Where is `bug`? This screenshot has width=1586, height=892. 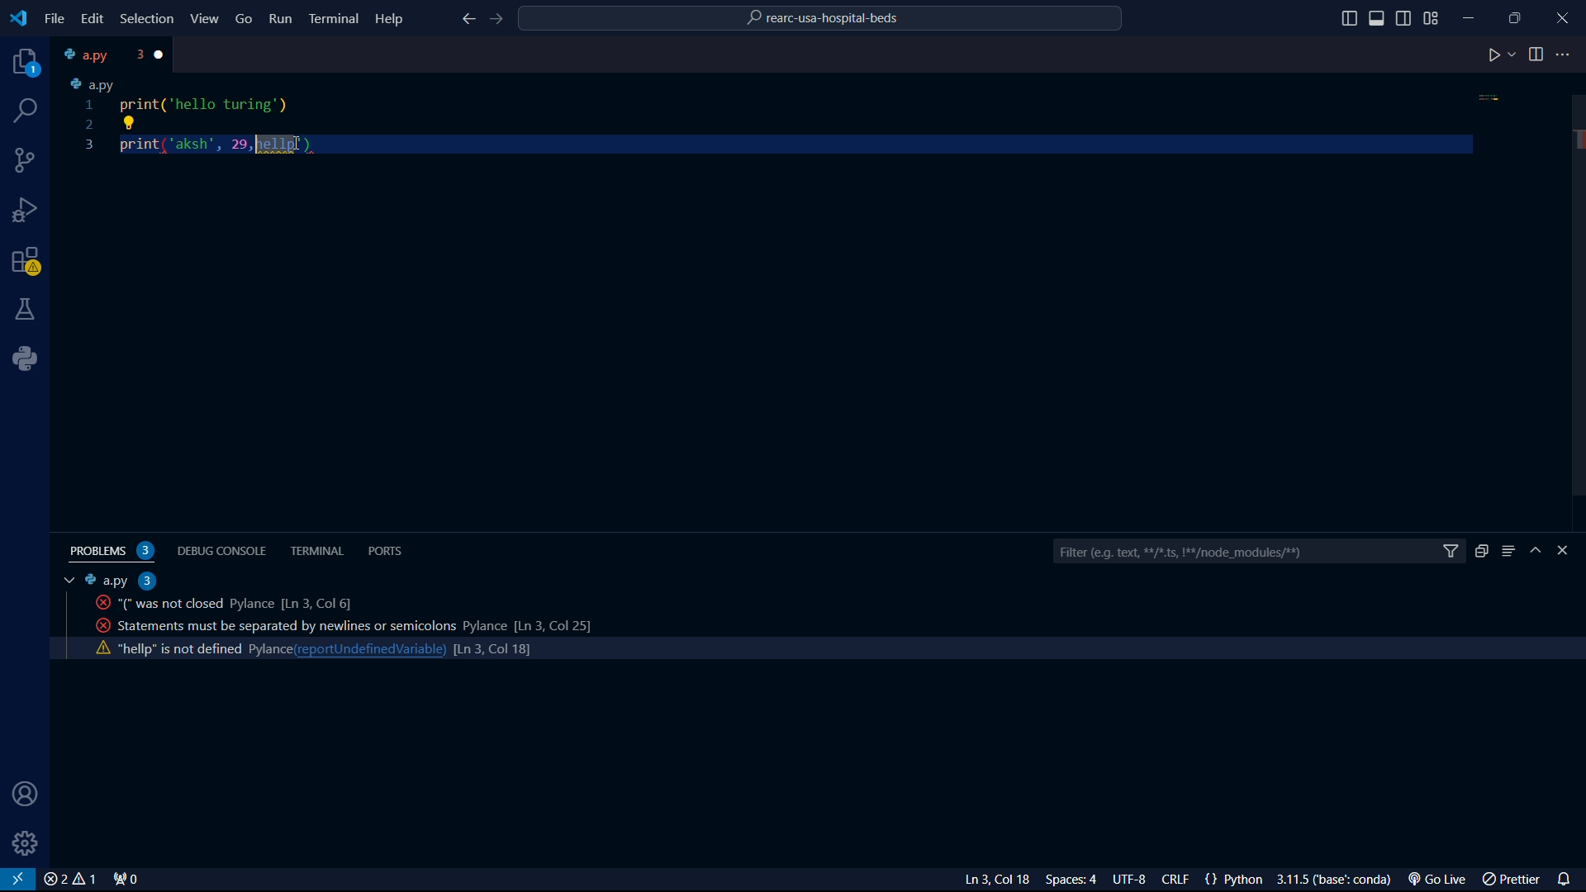 bug is located at coordinates (29, 206).